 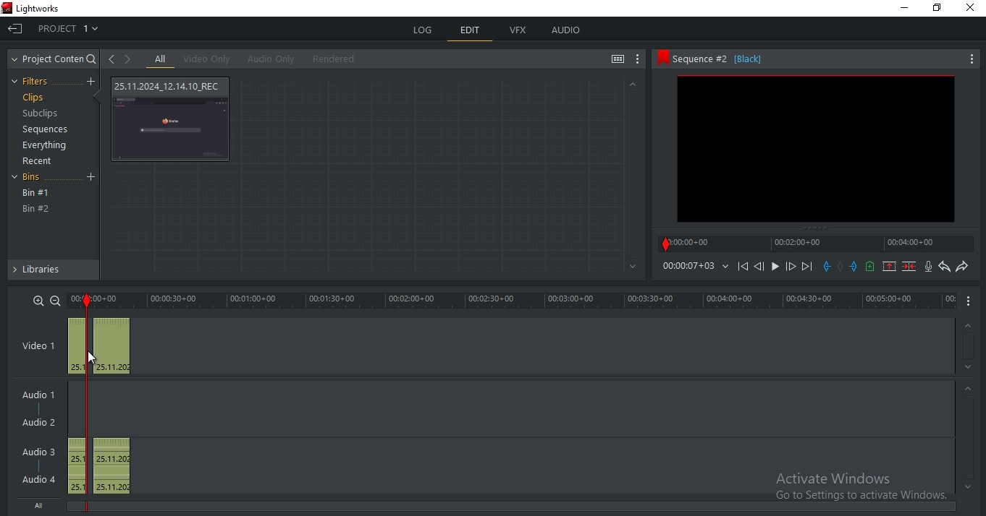 What do you see at coordinates (800, 59) in the screenshot?
I see `sequence #2` at bounding box center [800, 59].